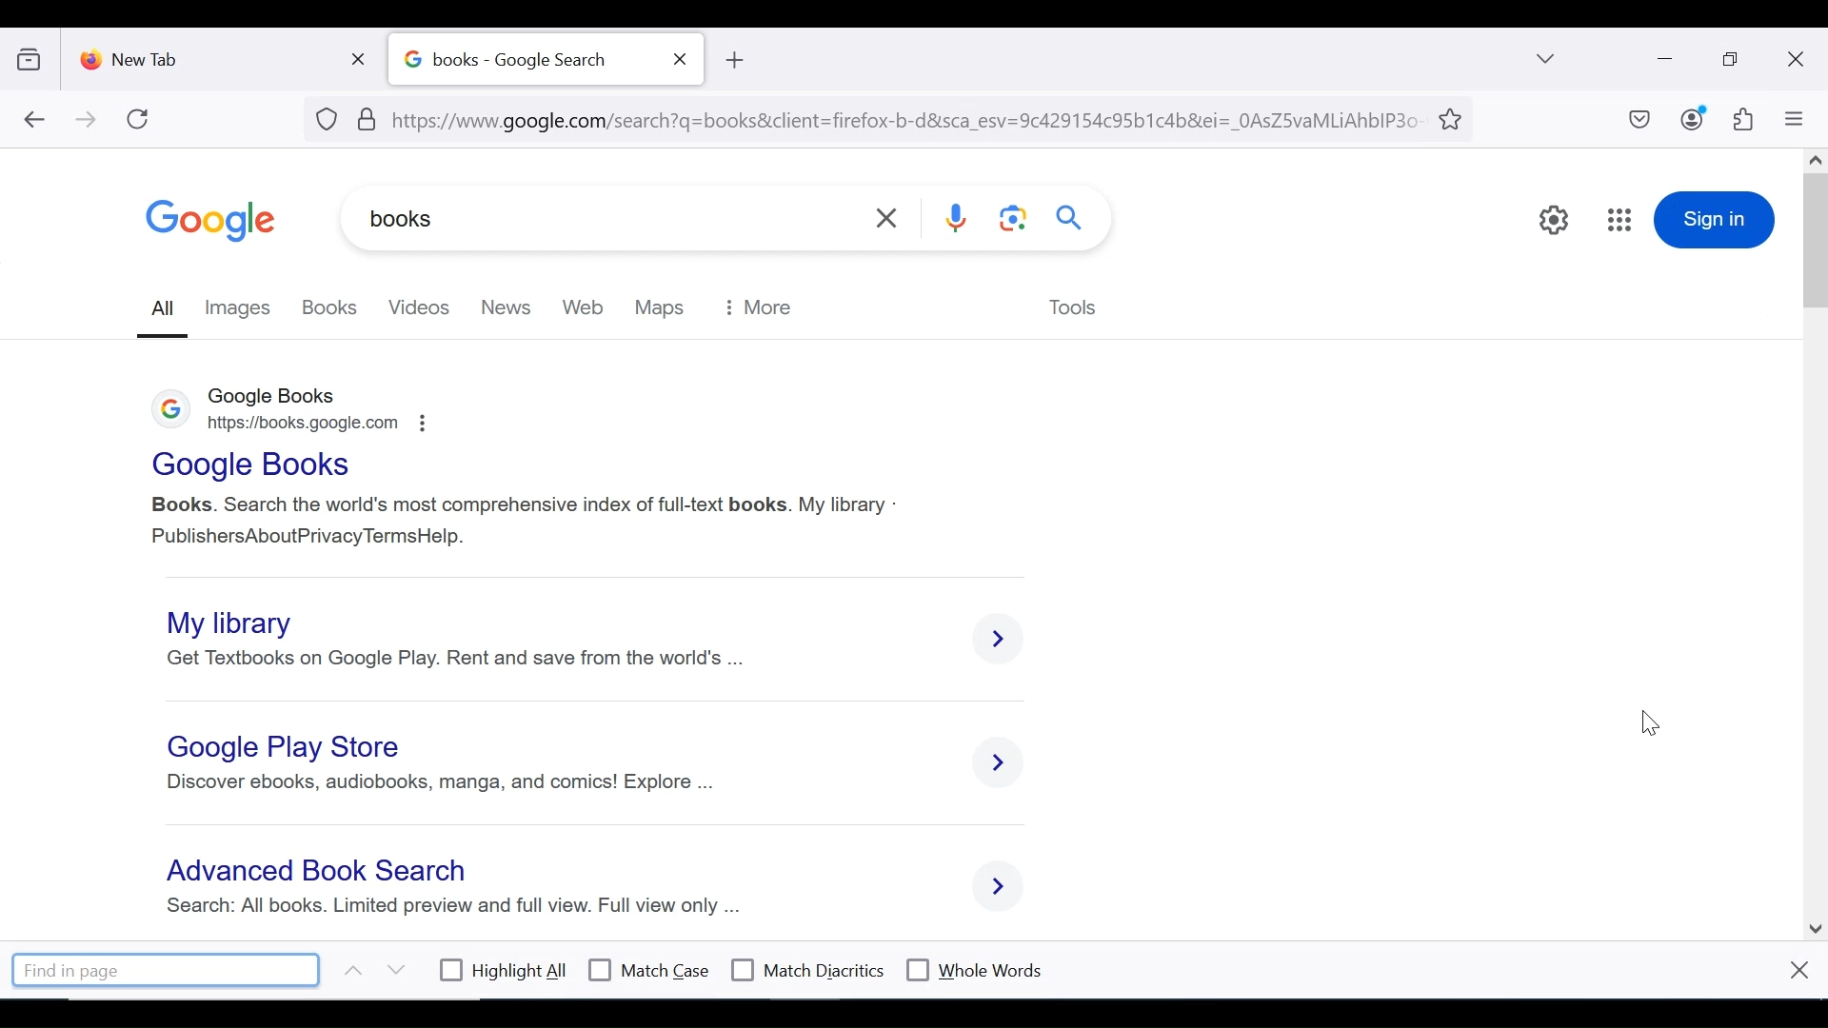  What do you see at coordinates (1074, 309) in the screenshot?
I see `tools` at bounding box center [1074, 309].